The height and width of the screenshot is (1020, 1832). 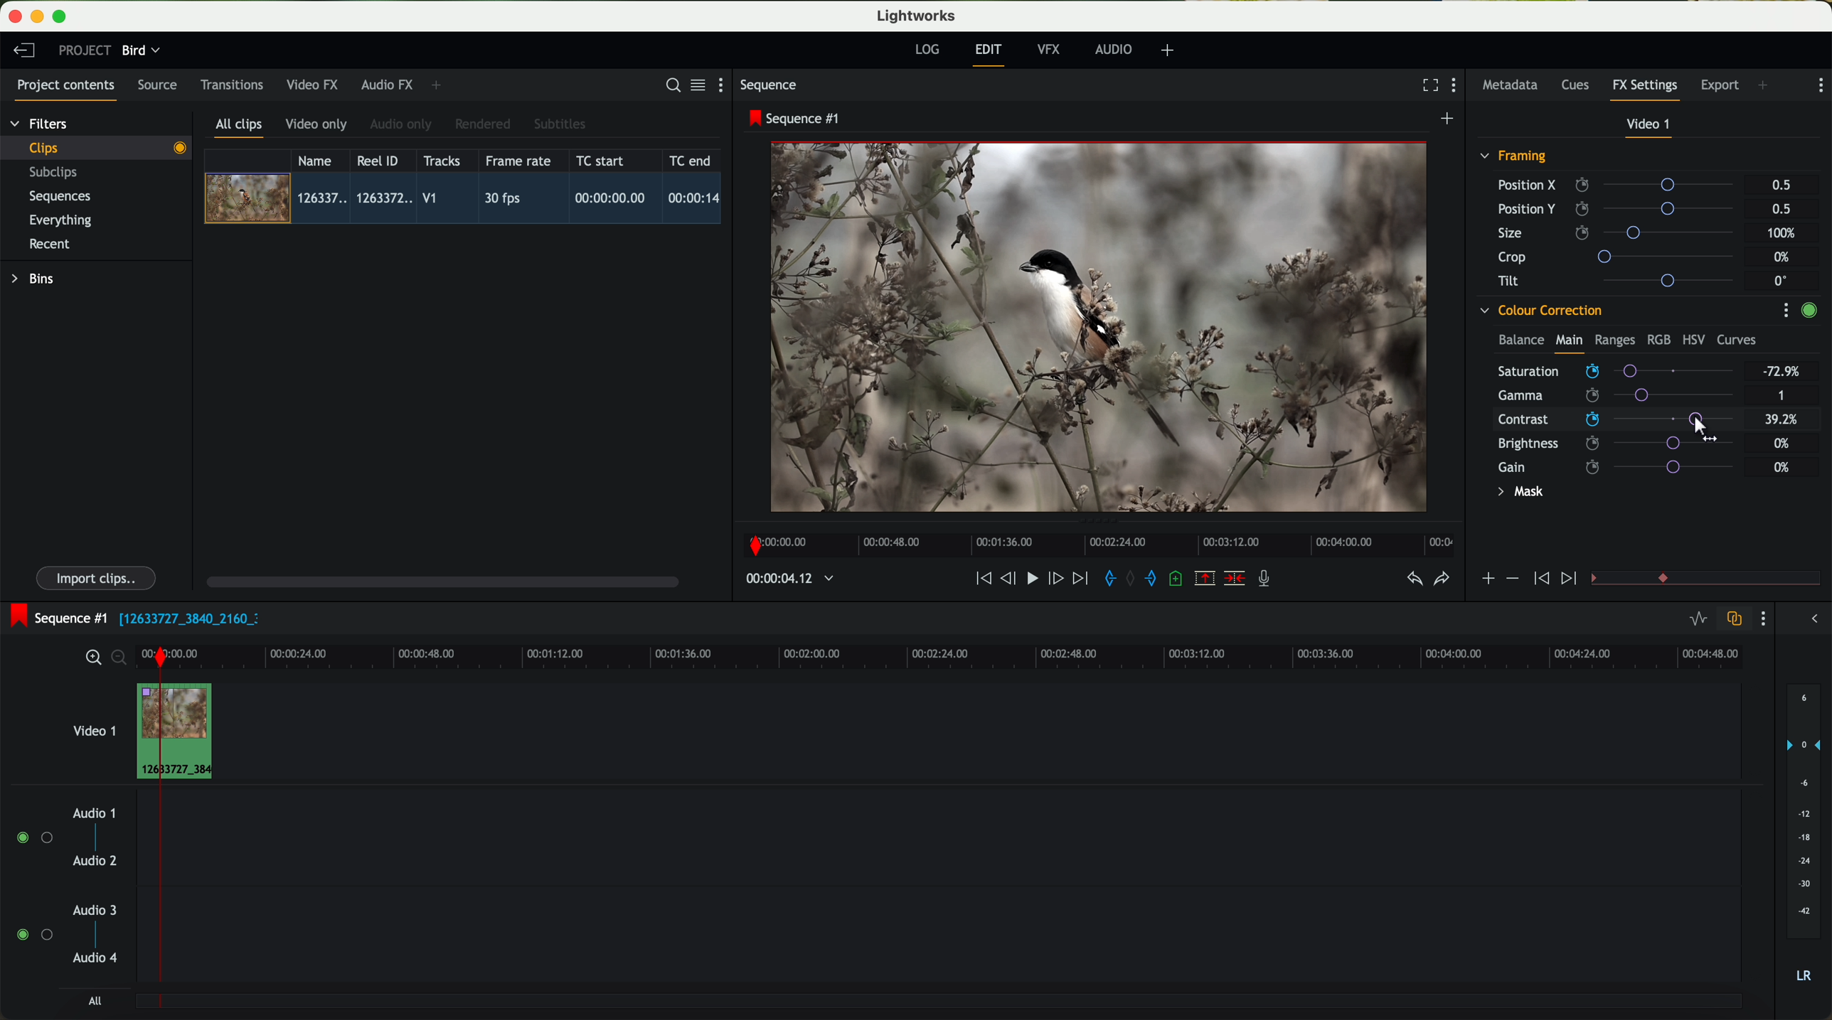 I want to click on scroll bar, so click(x=441, y=581).